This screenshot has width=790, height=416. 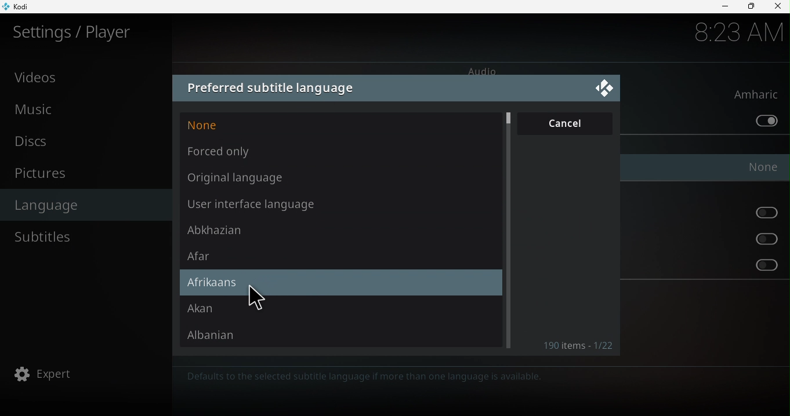 I want to click on Music, so click(x=85, y=109).